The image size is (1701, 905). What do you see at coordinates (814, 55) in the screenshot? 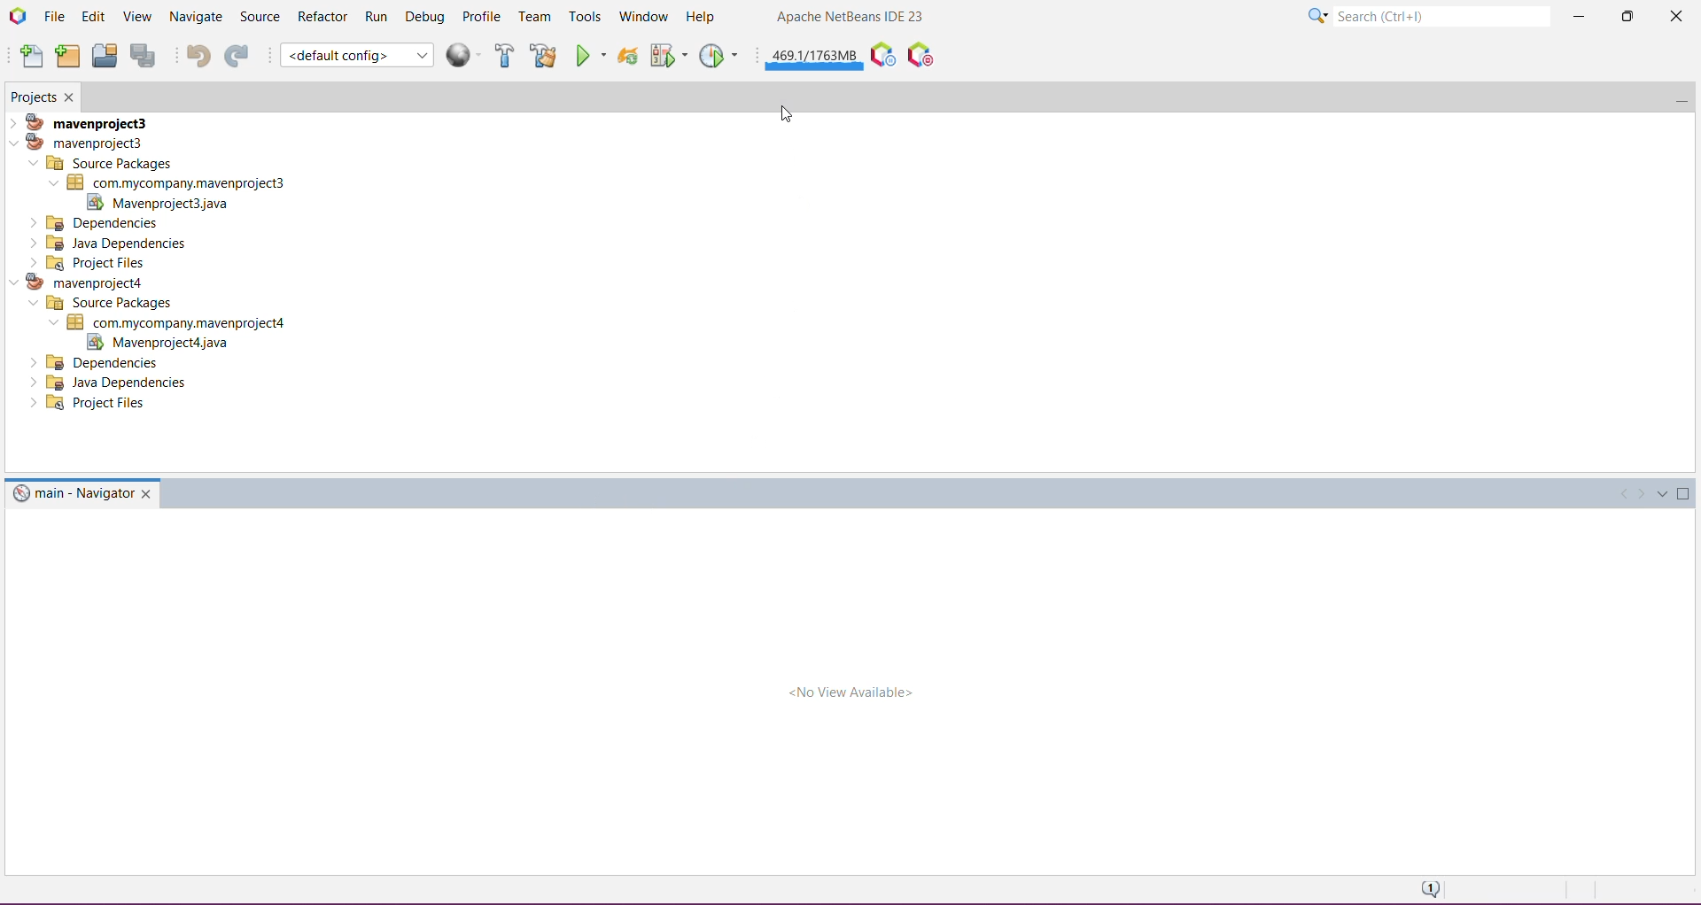
I see `Click to force Garbage Collection` at bounding box center [814, 55].